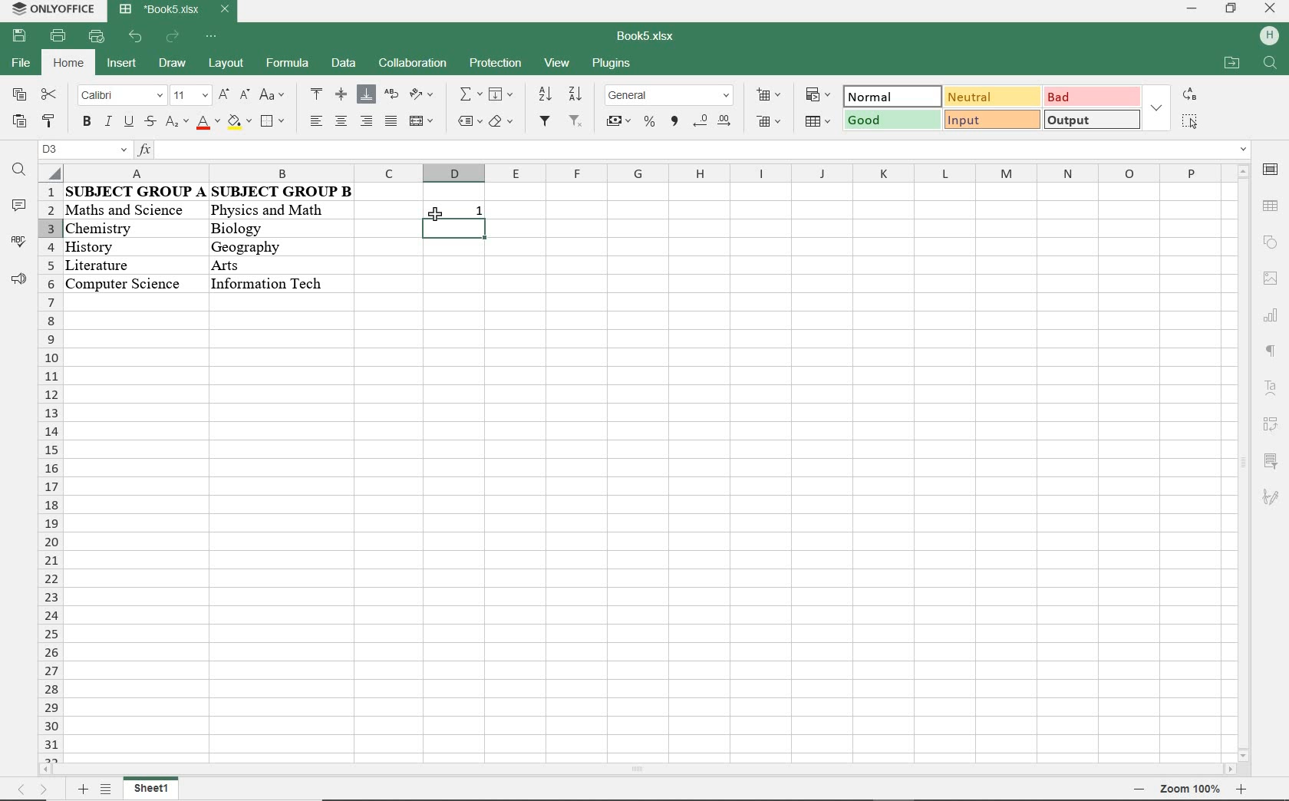  I want to click on restore down, so click(1230, 10).